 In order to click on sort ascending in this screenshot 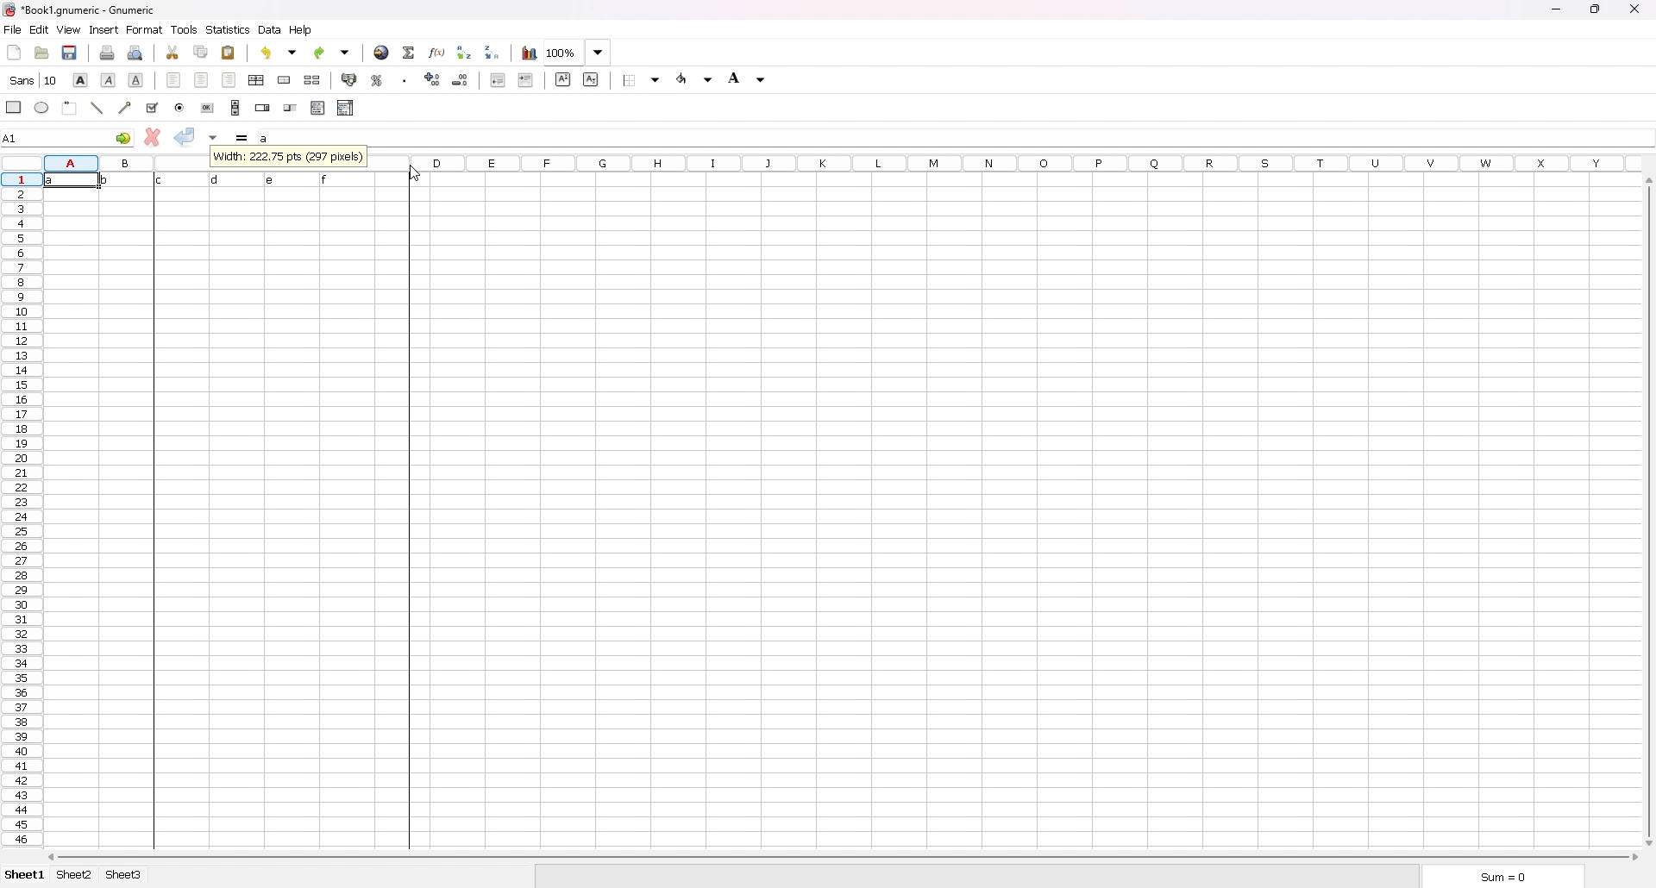, I will do `click(464, 52)`.